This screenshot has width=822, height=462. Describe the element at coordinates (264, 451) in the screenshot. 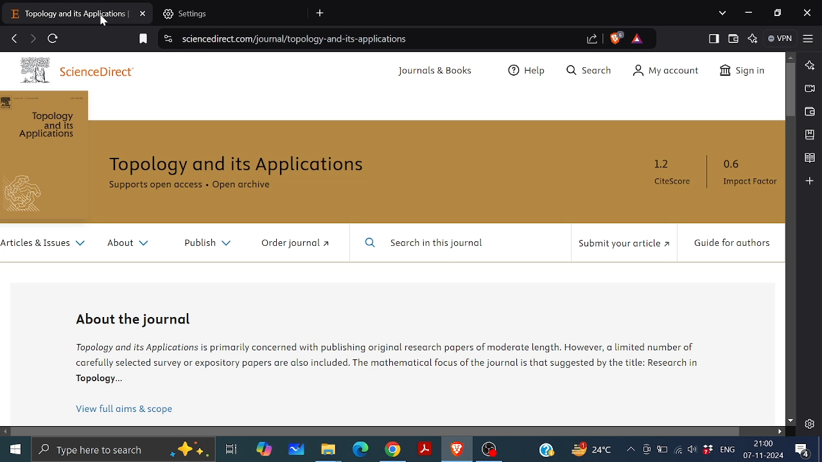

I see `Copilot` at that location.